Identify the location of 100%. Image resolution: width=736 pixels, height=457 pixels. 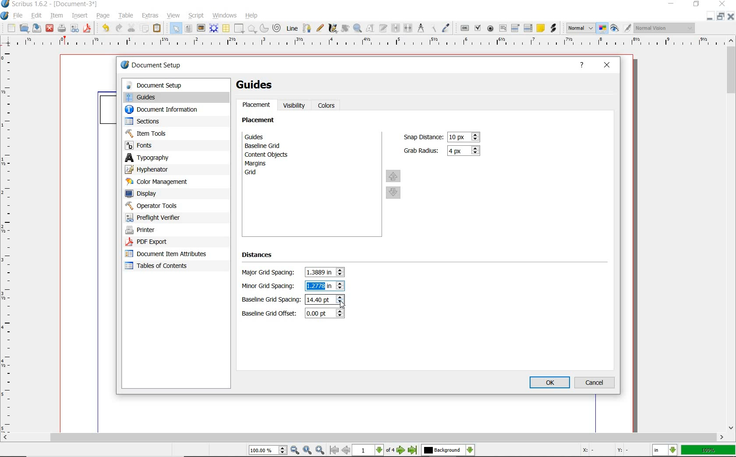
(709, 450).